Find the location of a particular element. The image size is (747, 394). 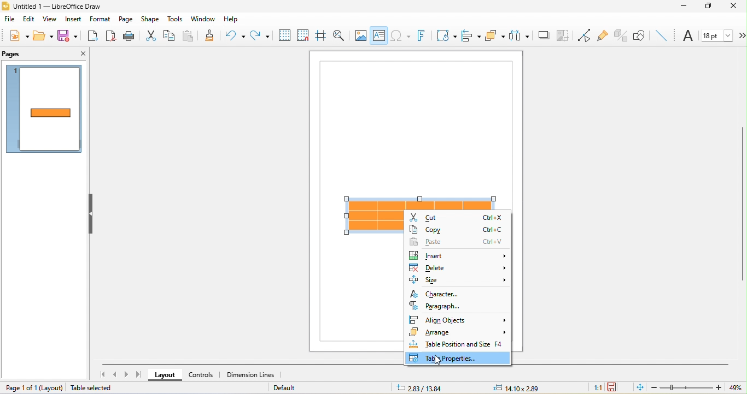

copy is located at coordinates (170, 37).